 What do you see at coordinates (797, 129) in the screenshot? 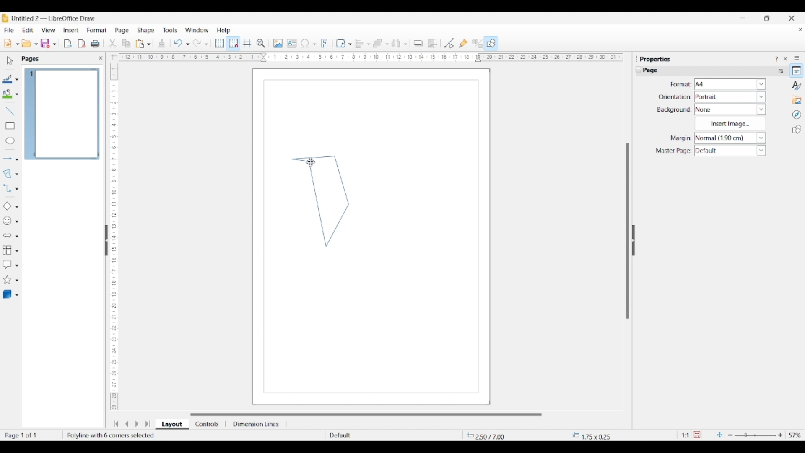
I see `Shapes` at bounding box center [797, 129].